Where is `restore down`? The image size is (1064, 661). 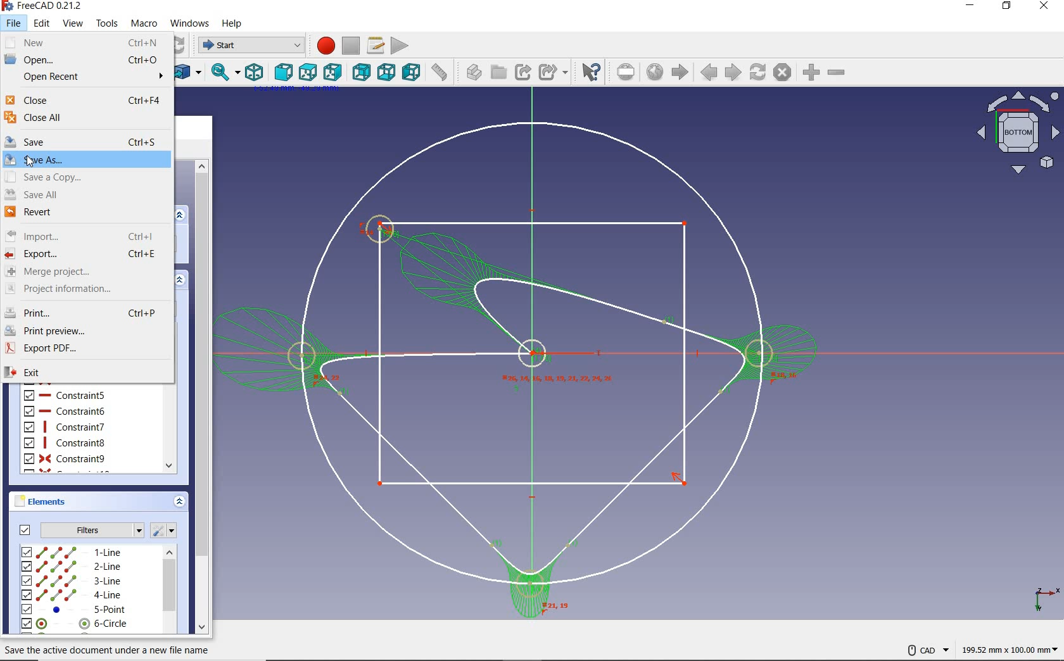
restore down is located at coordinates (1006, 8).